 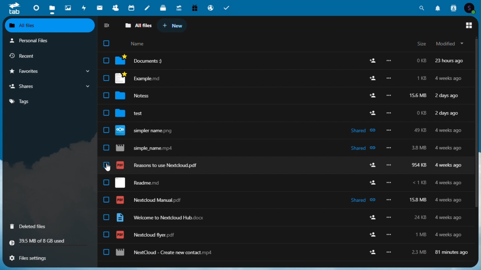 I want to click on checkbox, so click(x=107, y=217).